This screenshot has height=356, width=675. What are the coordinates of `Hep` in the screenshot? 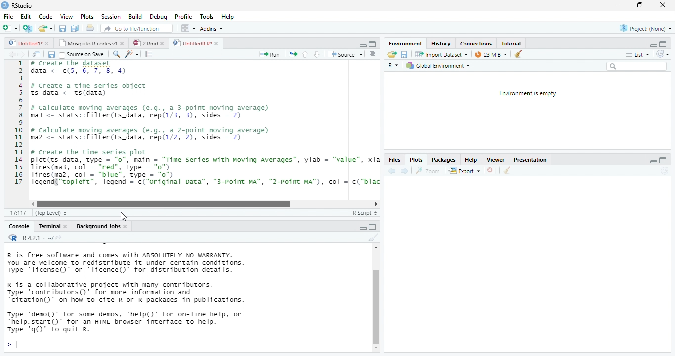 It's located at (227, 17).